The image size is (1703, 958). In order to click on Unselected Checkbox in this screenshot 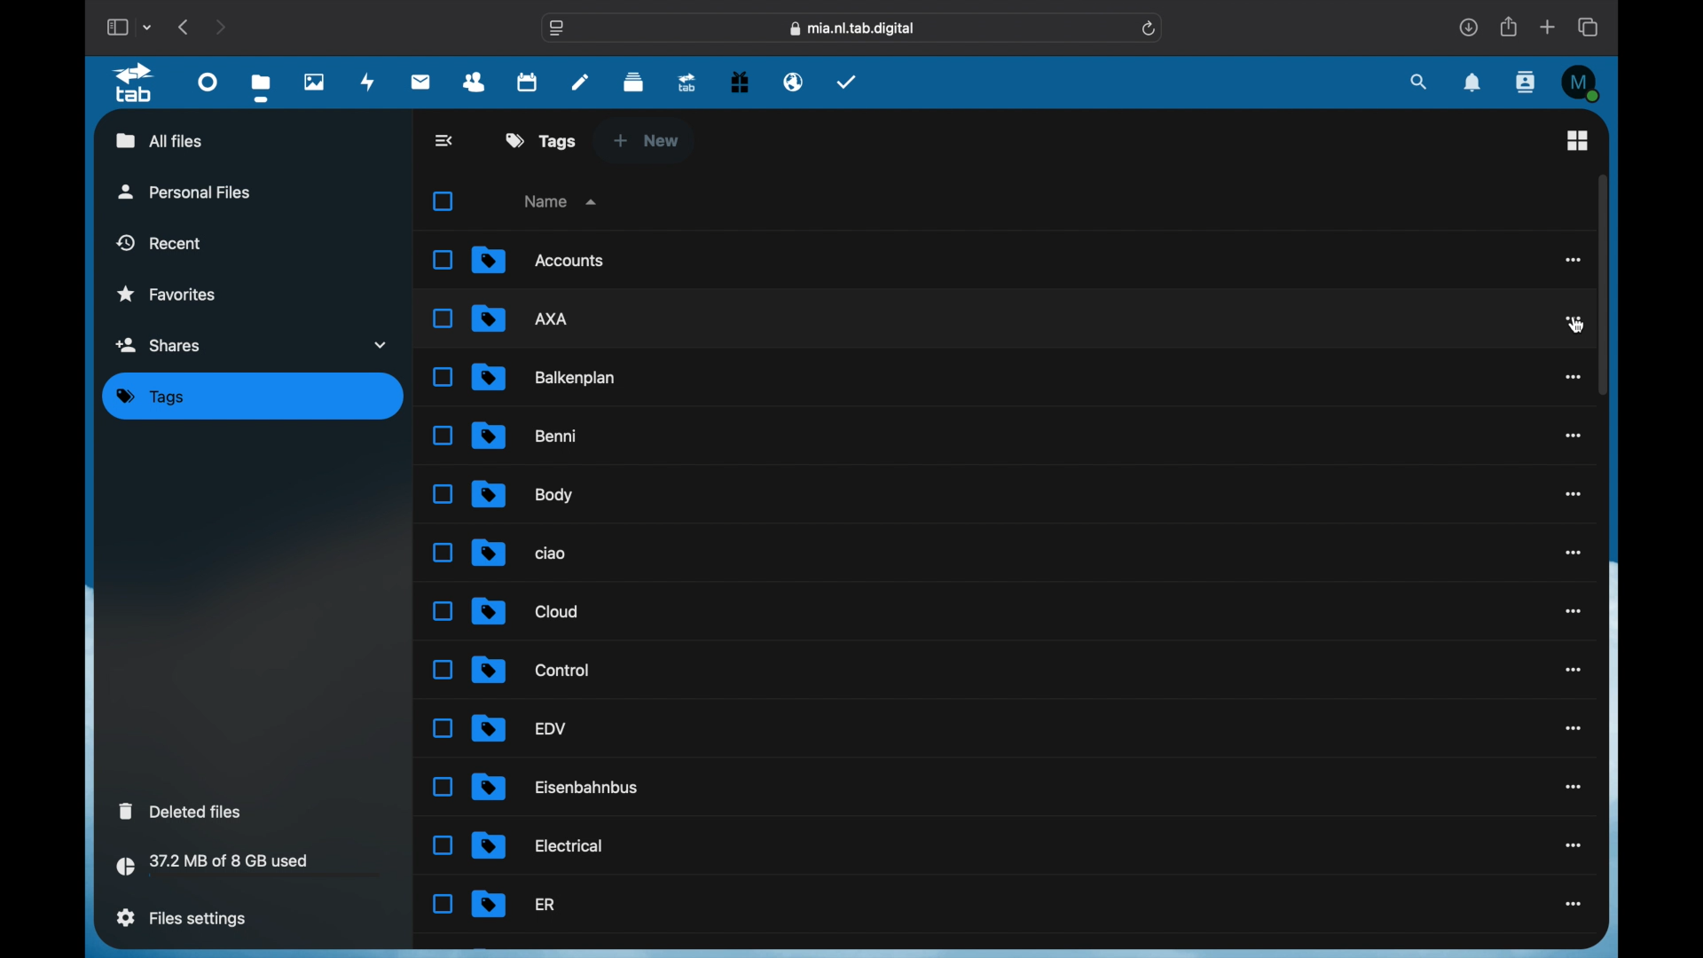, I will do `click(442, 319)`.